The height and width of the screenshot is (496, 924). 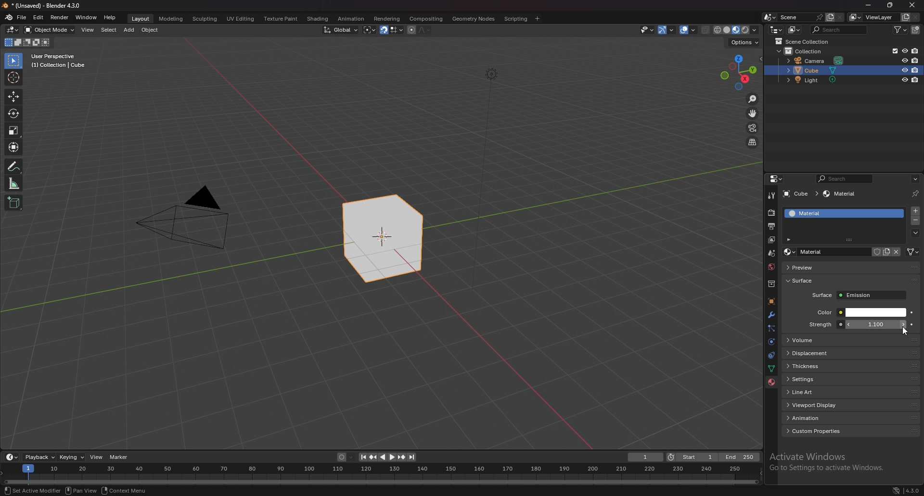 What do you see at coordinates (381, 474) in the screenshot?
I see `seek` at bounding box center [381, 474].